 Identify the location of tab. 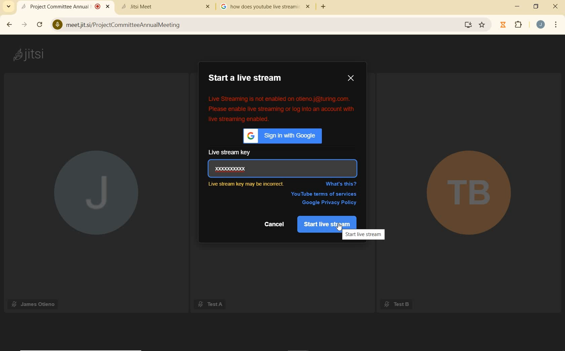
(157, 6).